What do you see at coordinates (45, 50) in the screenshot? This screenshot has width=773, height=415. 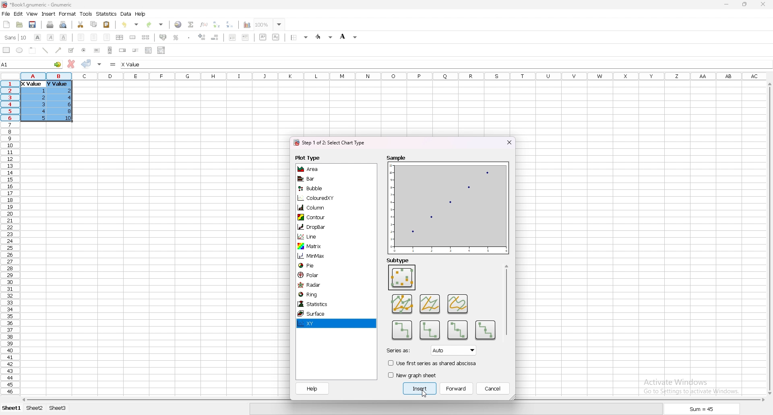 I see `line` at bounding box center [45, 50].